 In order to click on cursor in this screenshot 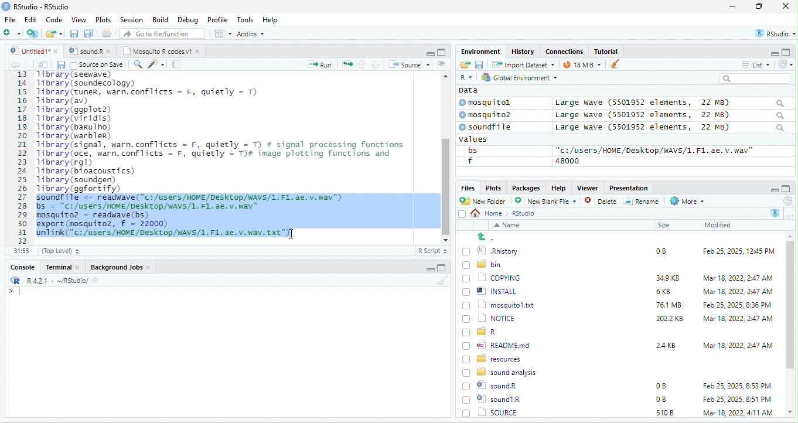, I will do `click(289, 234)`.